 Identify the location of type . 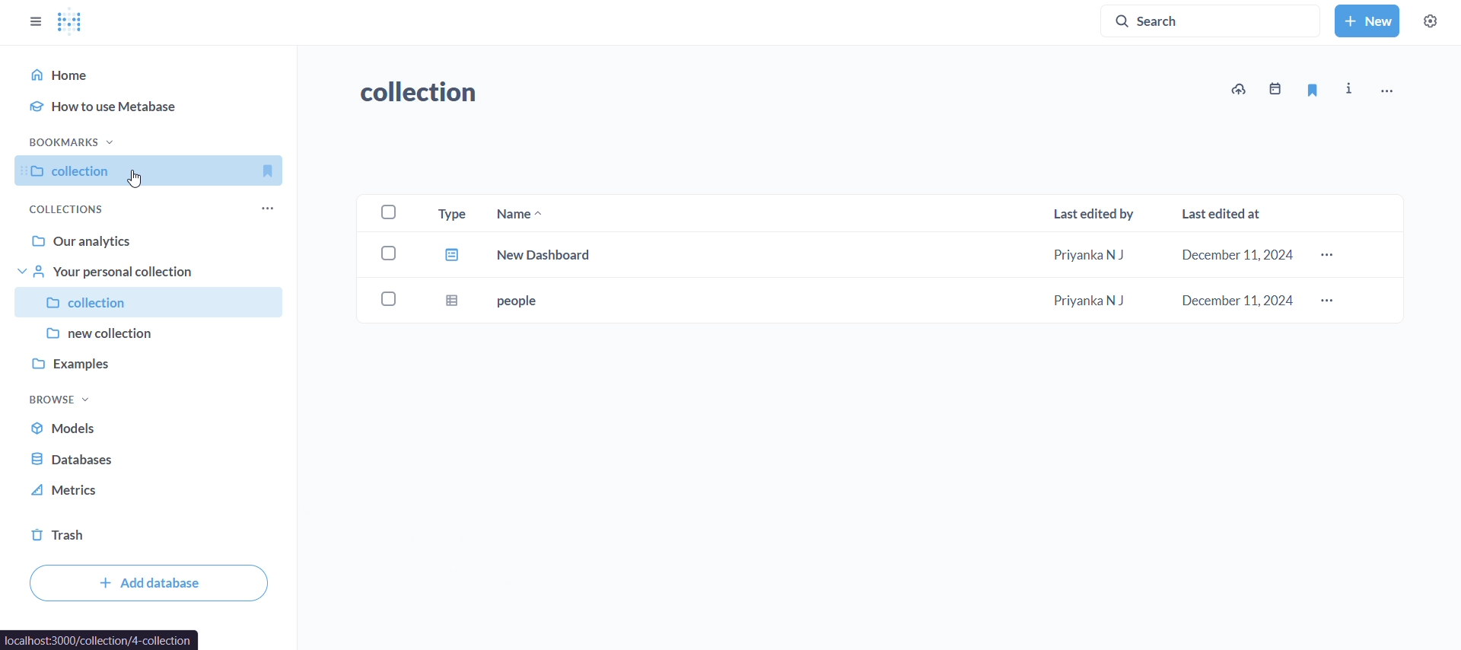
(454, 300).